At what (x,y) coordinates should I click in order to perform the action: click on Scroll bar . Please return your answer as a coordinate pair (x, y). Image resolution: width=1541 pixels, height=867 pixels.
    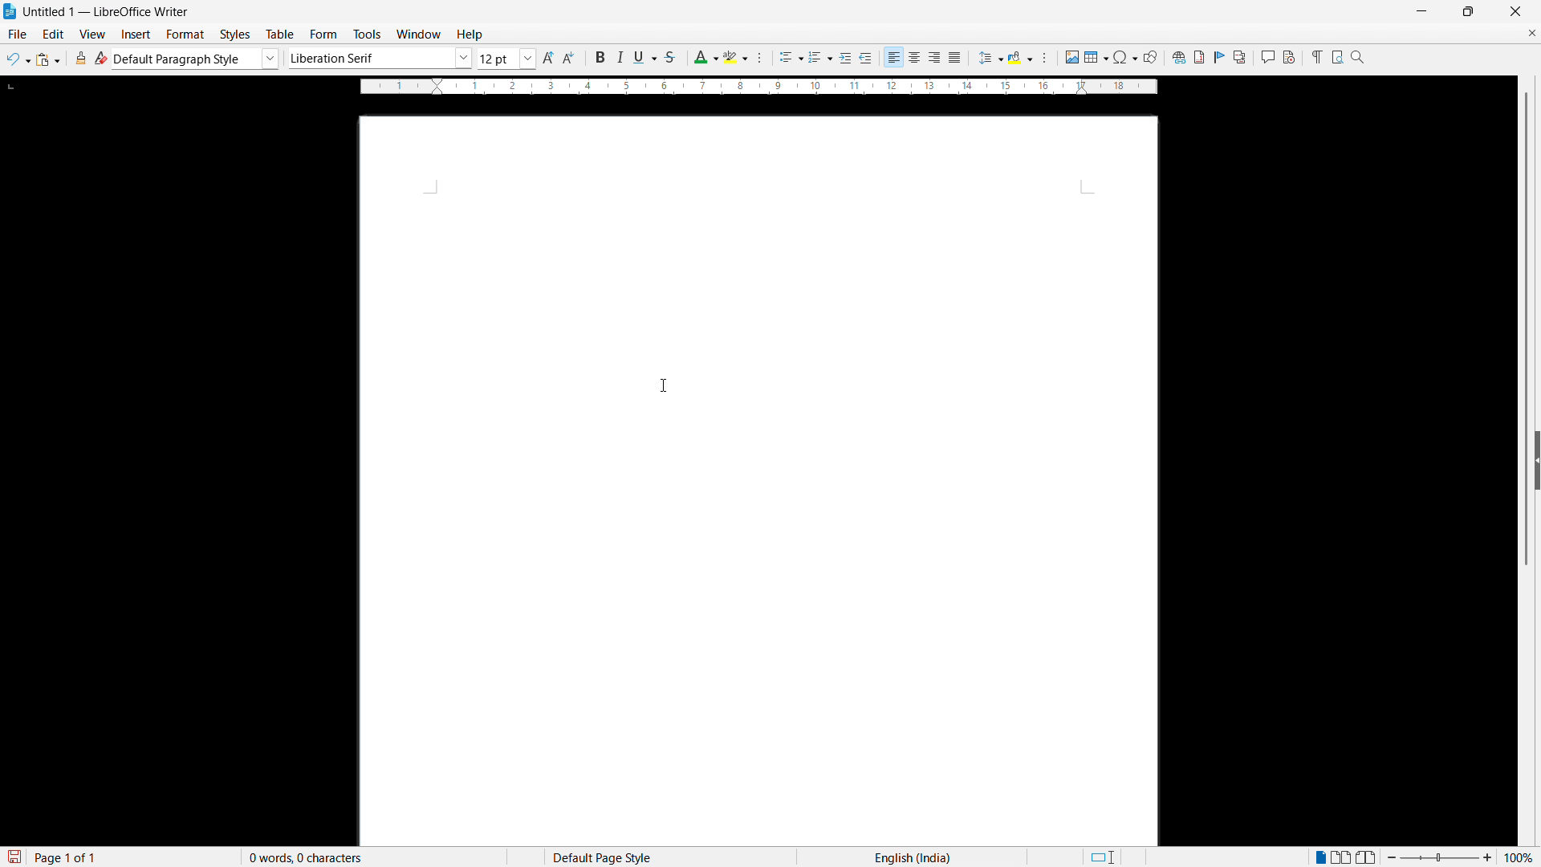
    Looking at the image, I should click on (1528, 330).